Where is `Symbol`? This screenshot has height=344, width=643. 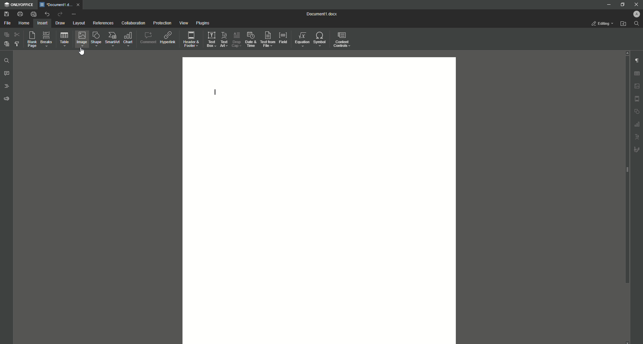
Symbol is located at coordinates (320, 39).